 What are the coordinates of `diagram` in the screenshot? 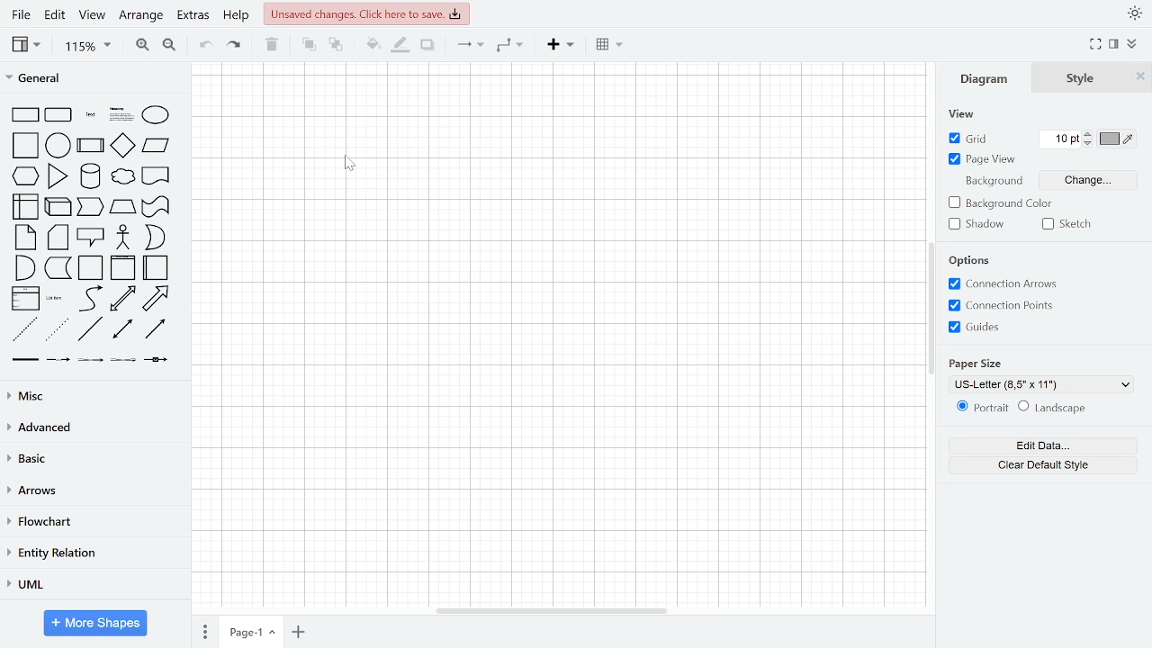 It's located at (987, 80).